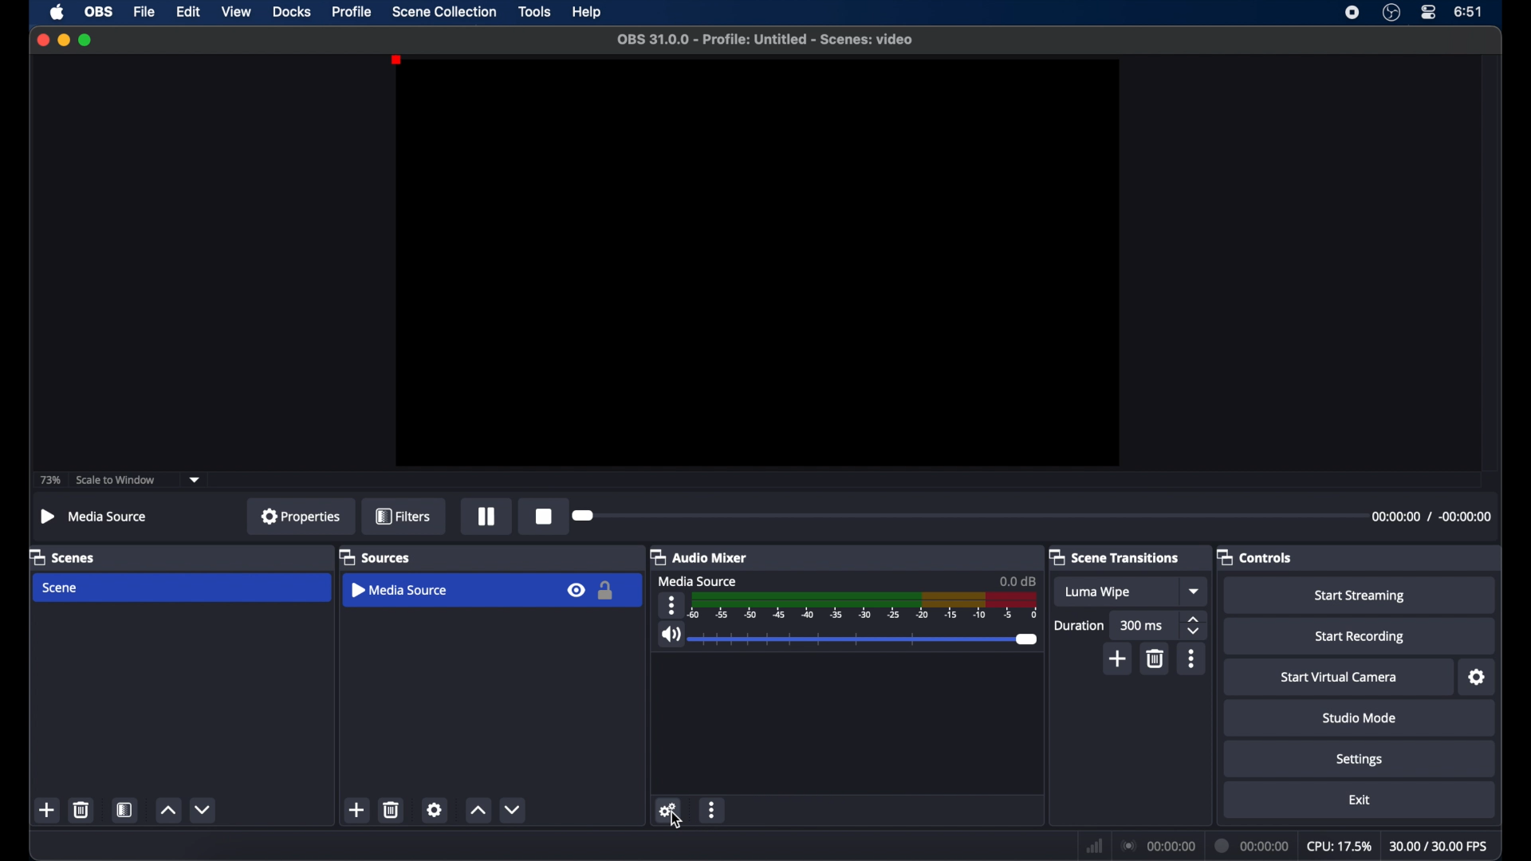 The image size is (1531, 861). Describe the element at coordinates (205, 810) in the screenshot. I see `decrement` at that location.